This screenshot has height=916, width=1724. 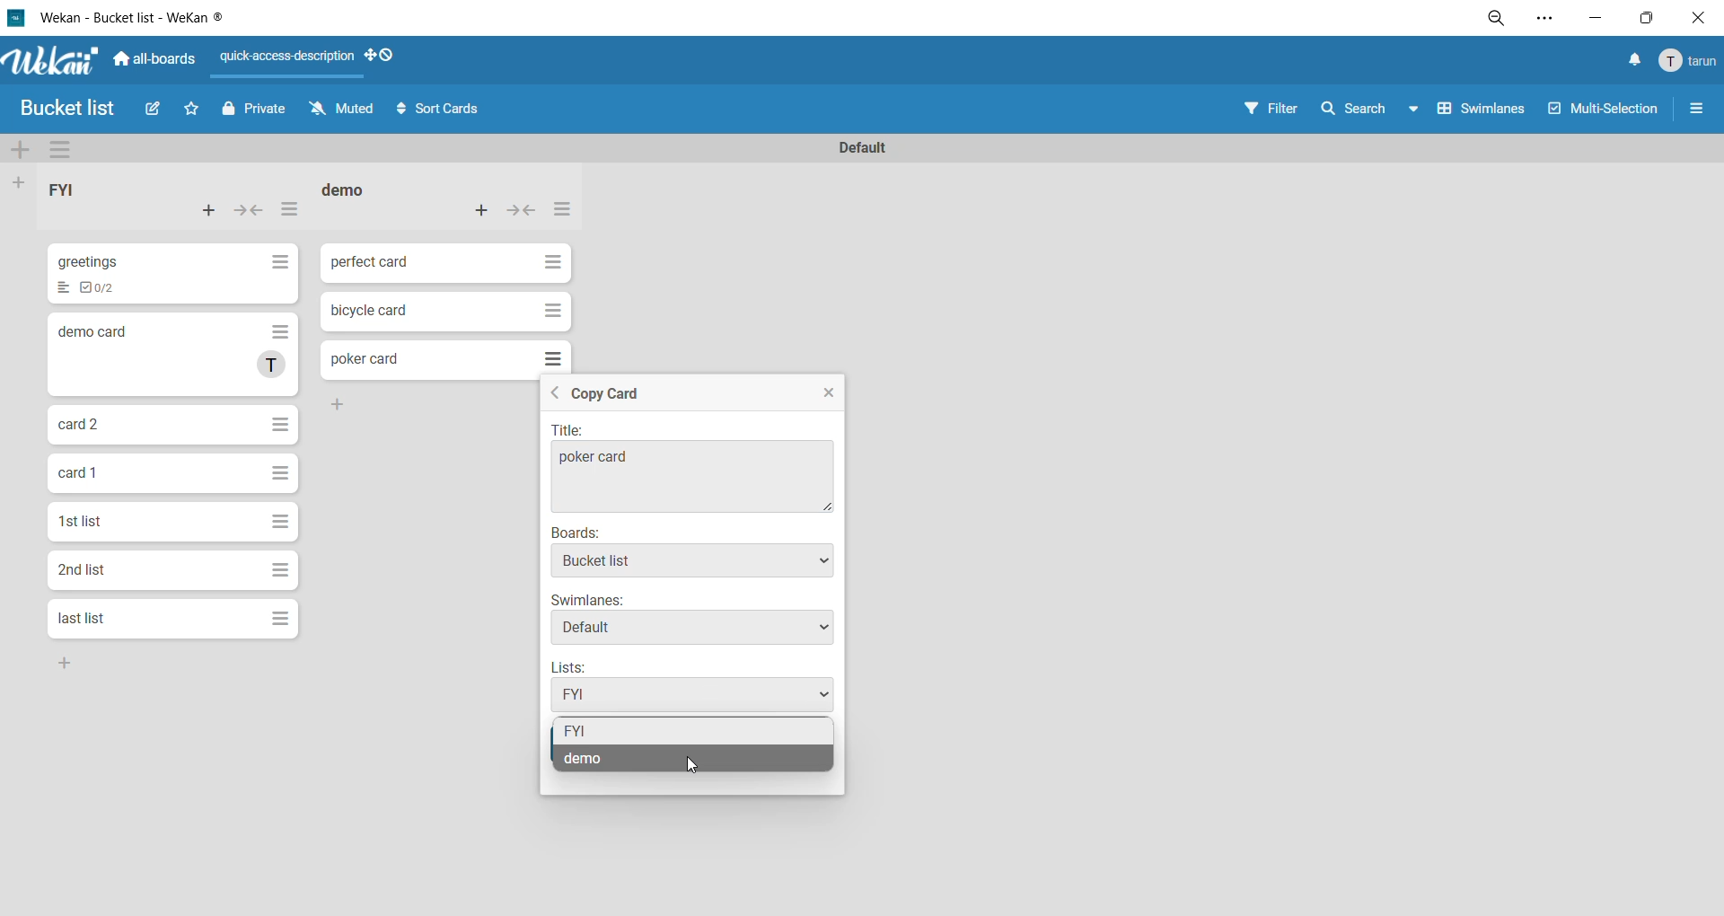 I want to click on last list, so click(x=83, y=618).